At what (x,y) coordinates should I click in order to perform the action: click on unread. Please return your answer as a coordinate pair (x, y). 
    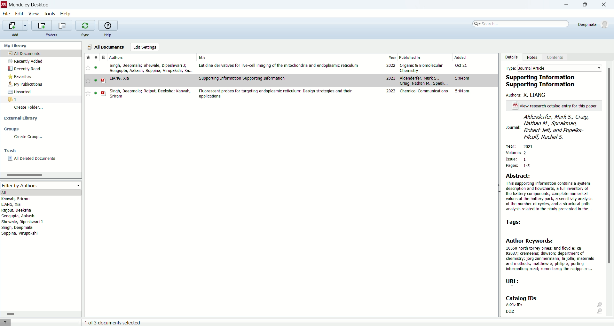
    Looking at the image, I should click on (96, 80).